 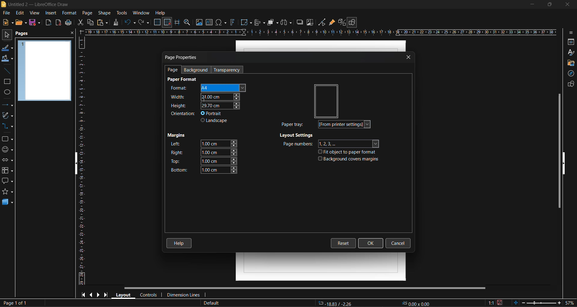 What do you see at coordinates (8, 160) in the screenshot?
I see `block arrows` at bounding box center [8, 160].